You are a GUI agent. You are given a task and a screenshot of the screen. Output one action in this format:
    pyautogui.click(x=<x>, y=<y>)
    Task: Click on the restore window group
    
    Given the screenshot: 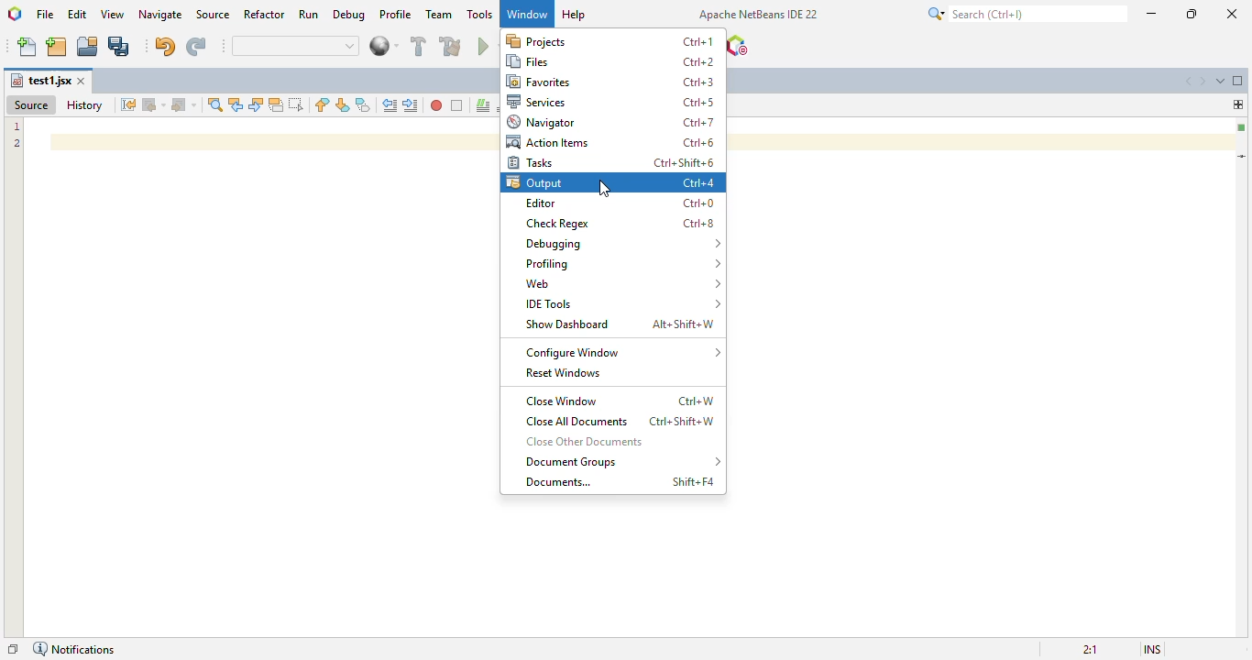 What is the action you would take?
    pyautogui.click(x=12, y=649)
    